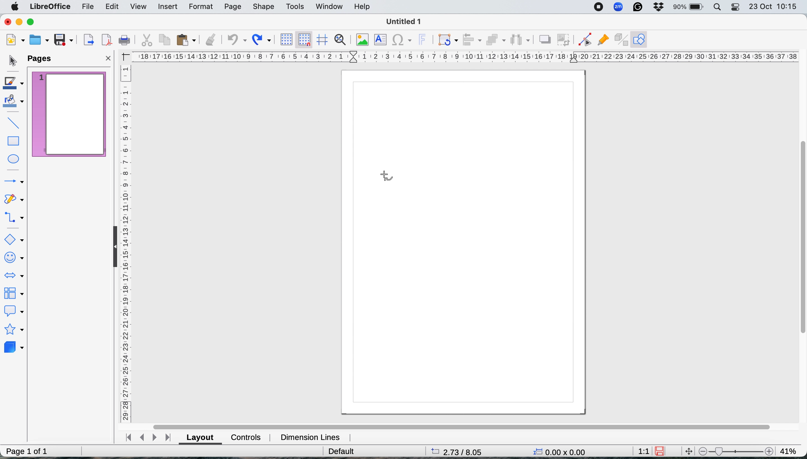 The image size is (807, 459). What do you see at coordinates (464, 451) in the screenshot?
I see `page dimensions` at bounding box center [464, 451].